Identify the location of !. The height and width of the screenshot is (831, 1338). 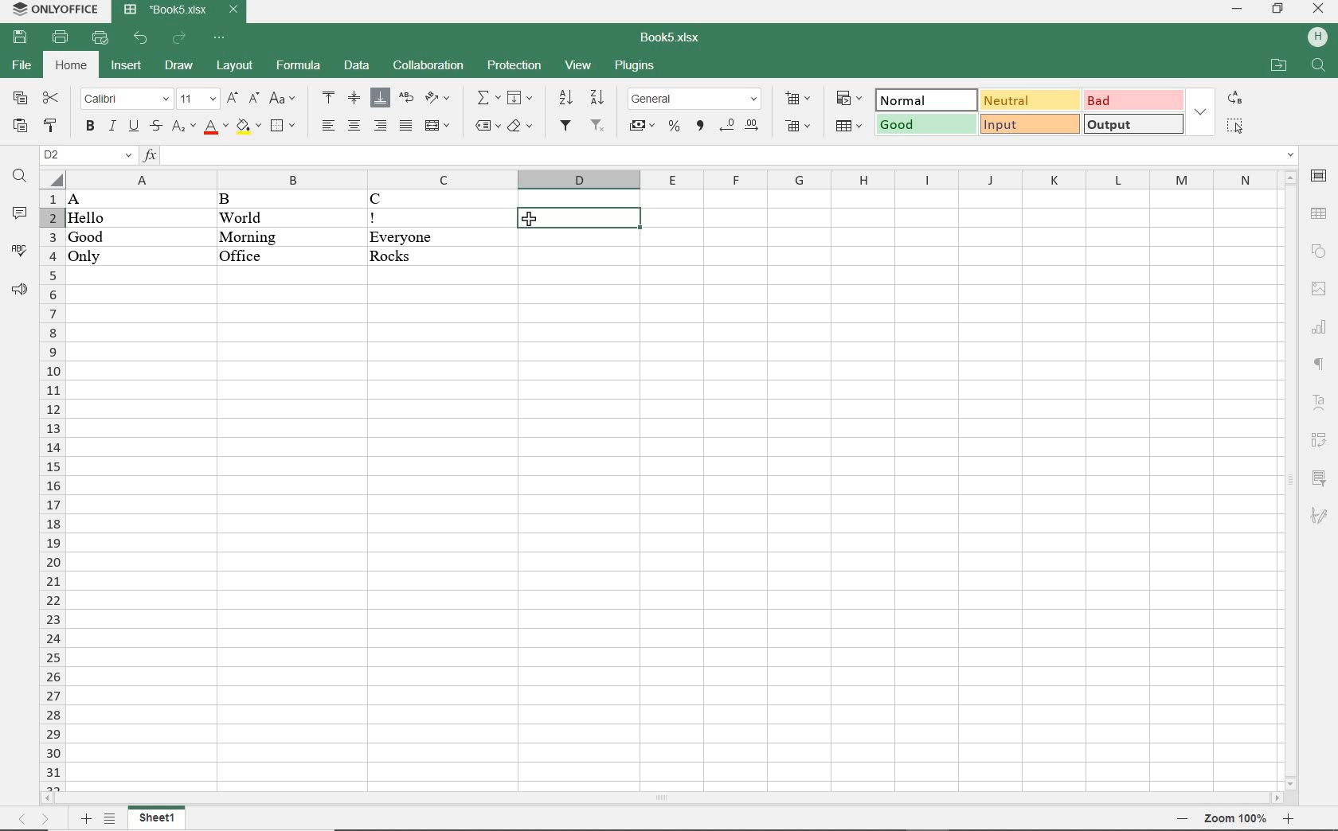
(423, 218).